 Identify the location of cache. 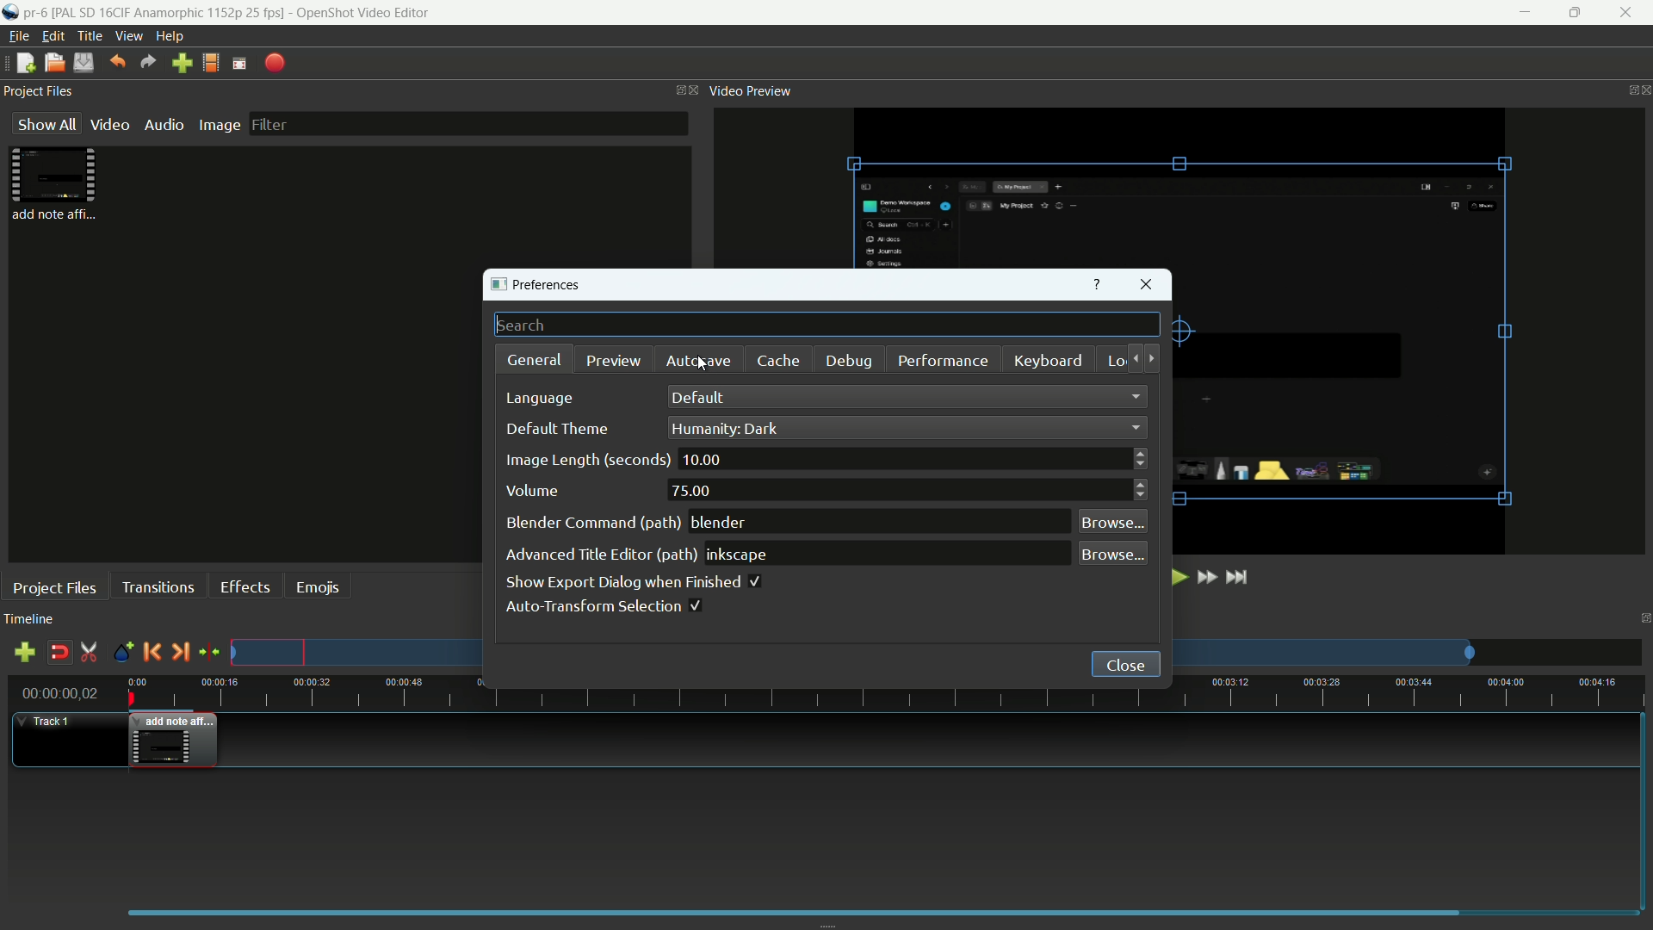
(777, 362).